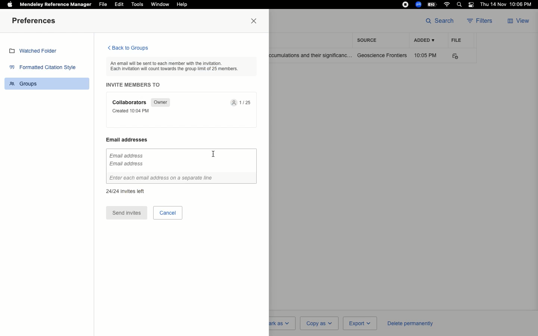  What do you see at coordinates (460, 5) in the screenshot?
I see `Search` at bounding box center [460, 5].